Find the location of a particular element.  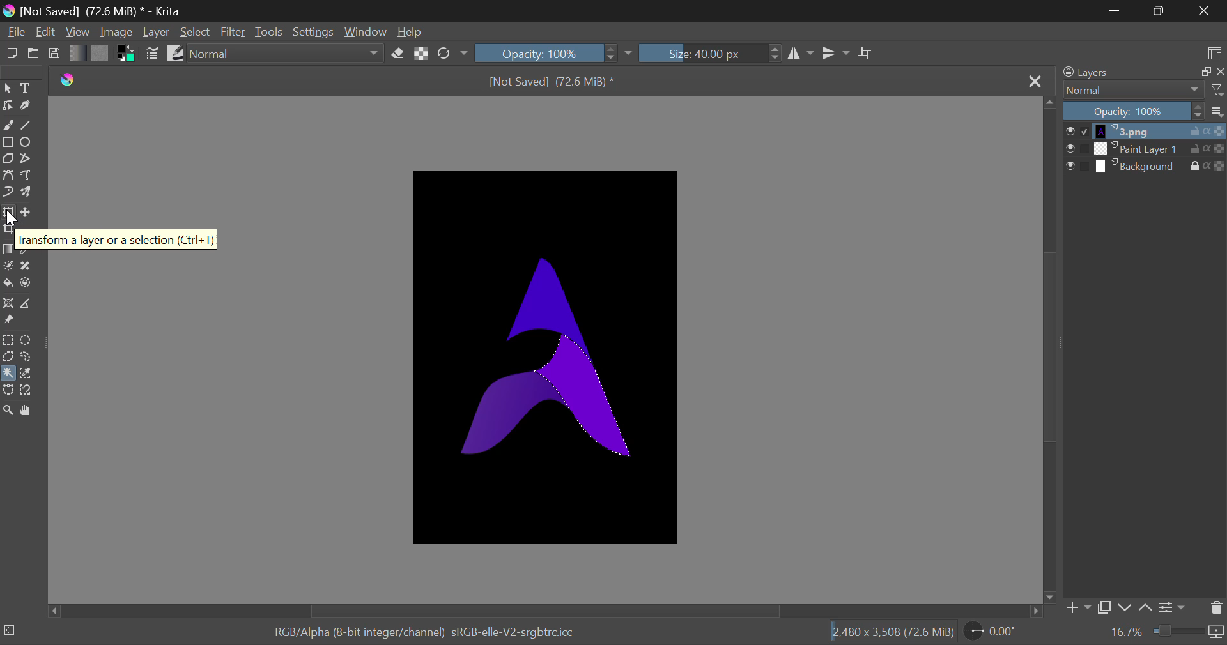

Window is located at coordinates (364, 32).